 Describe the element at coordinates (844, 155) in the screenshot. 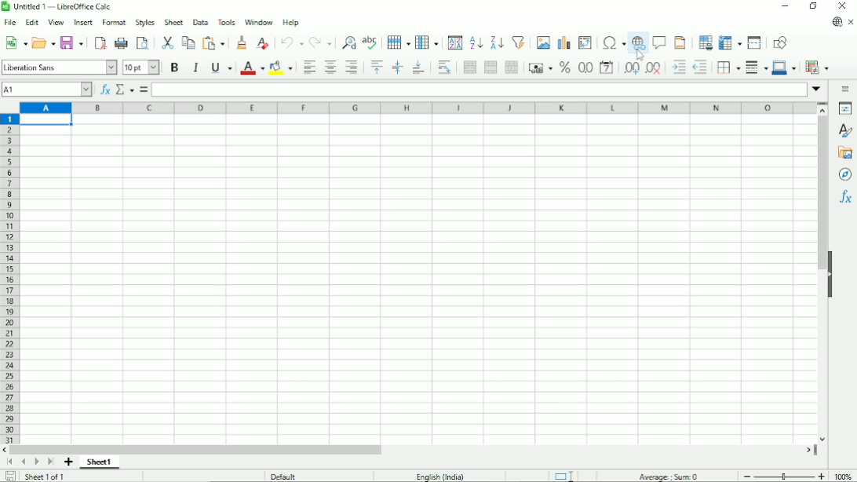

I see `Gallery` at that location.